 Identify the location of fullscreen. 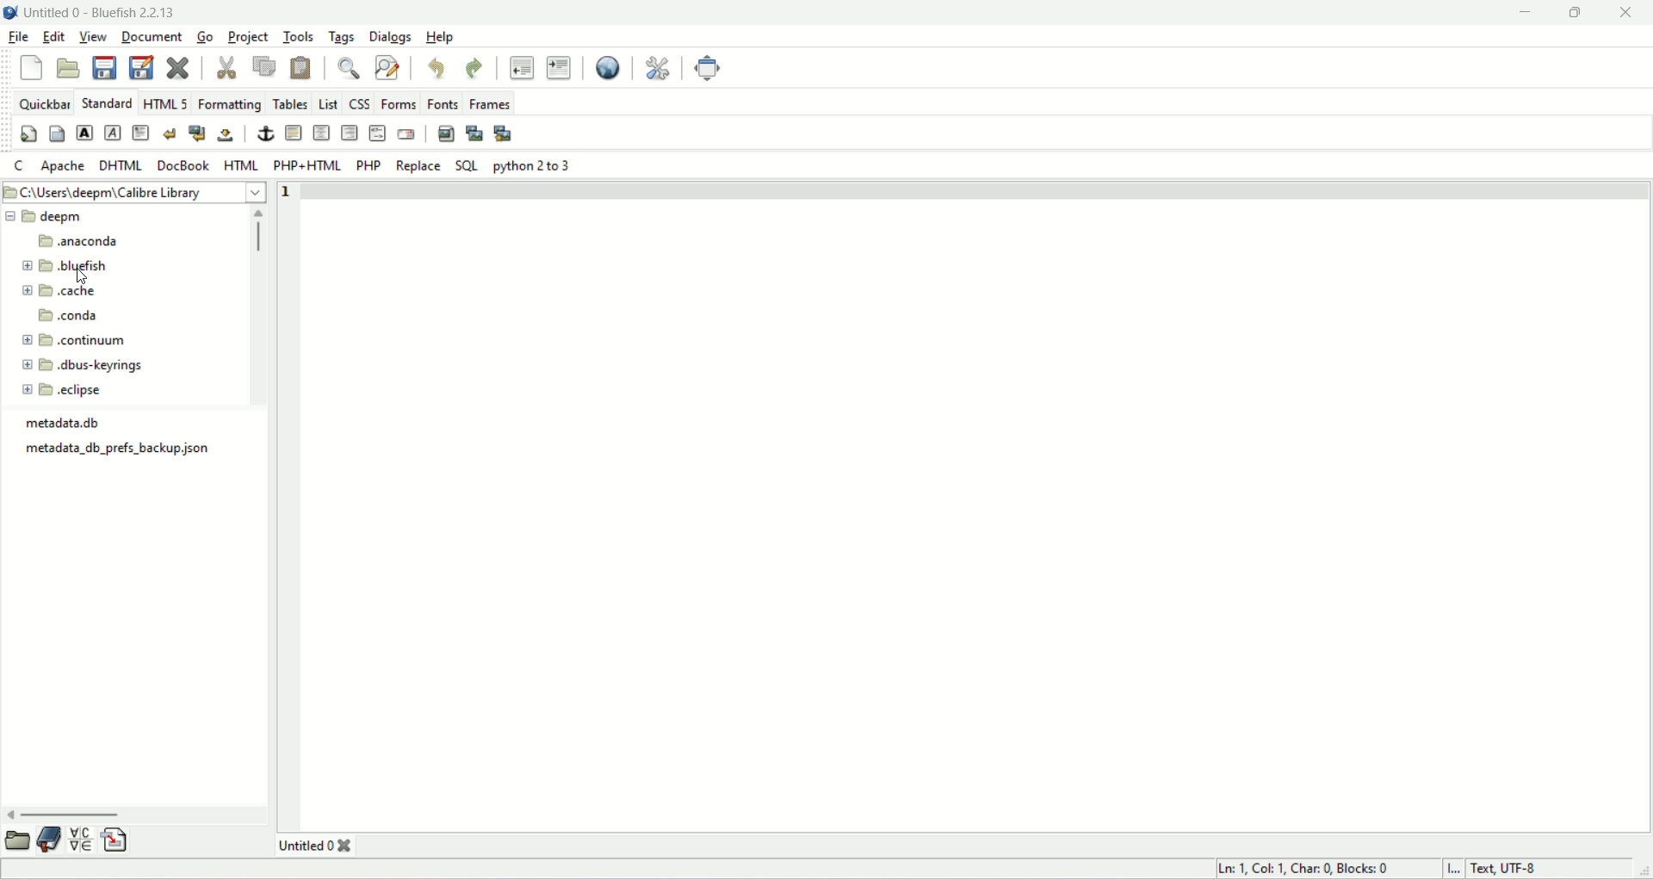
(708, 66).